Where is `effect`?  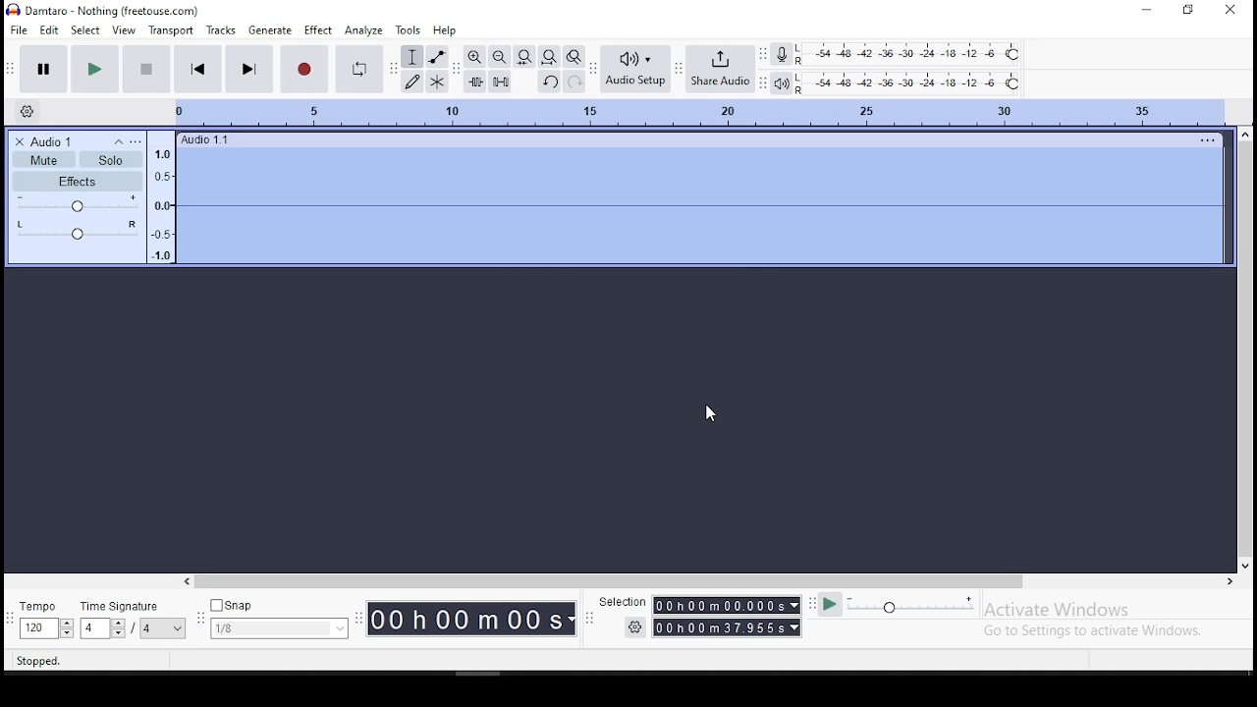 effect is located at coordinates (319, 30).